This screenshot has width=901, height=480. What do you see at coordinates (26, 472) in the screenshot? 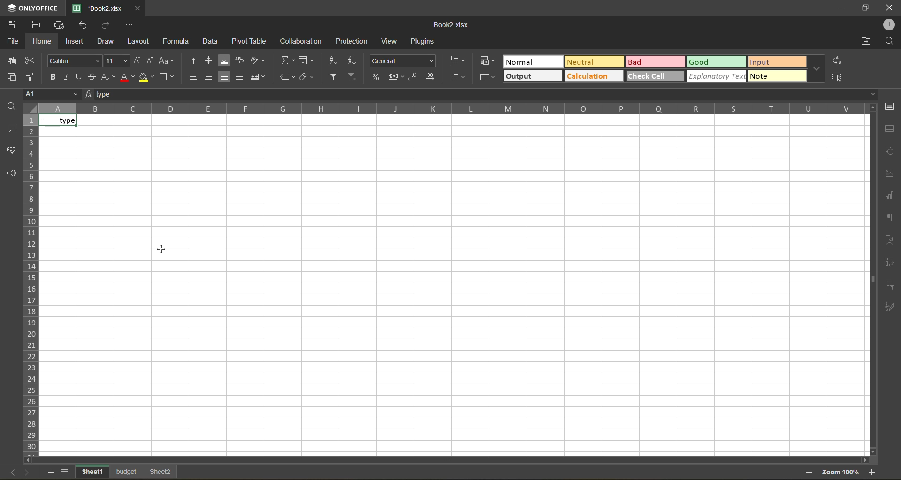
I see `next` at bounding box center [26, 472].